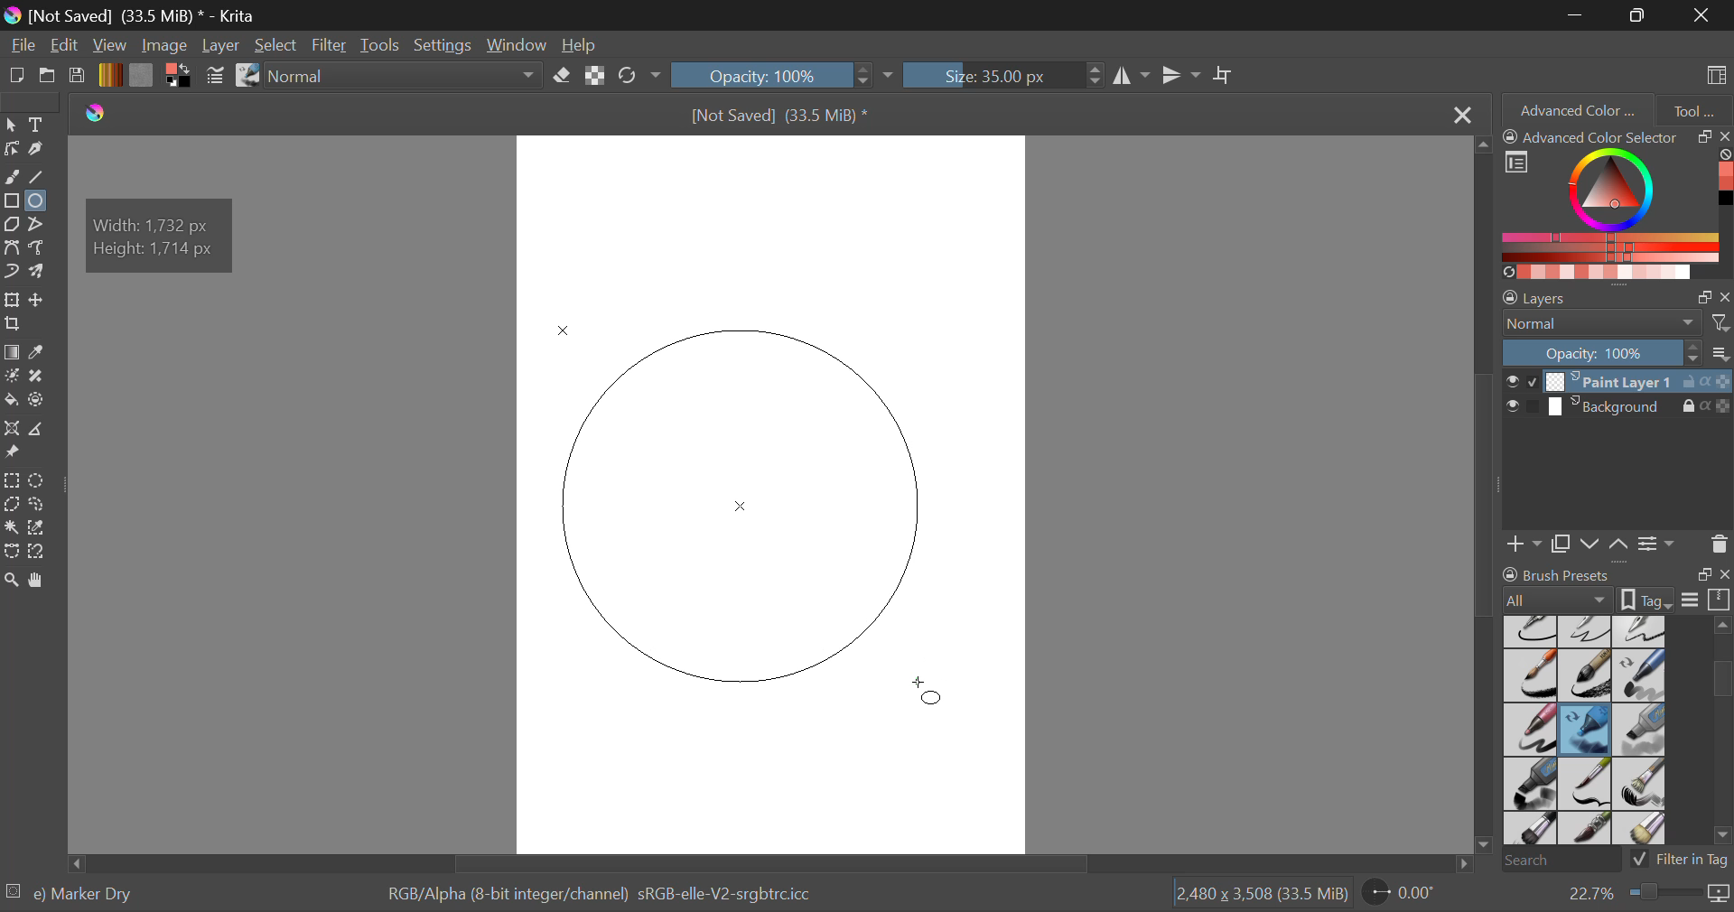 This screenshot has height=912, width=1734. I want to click on Fill, so click(11, 397).